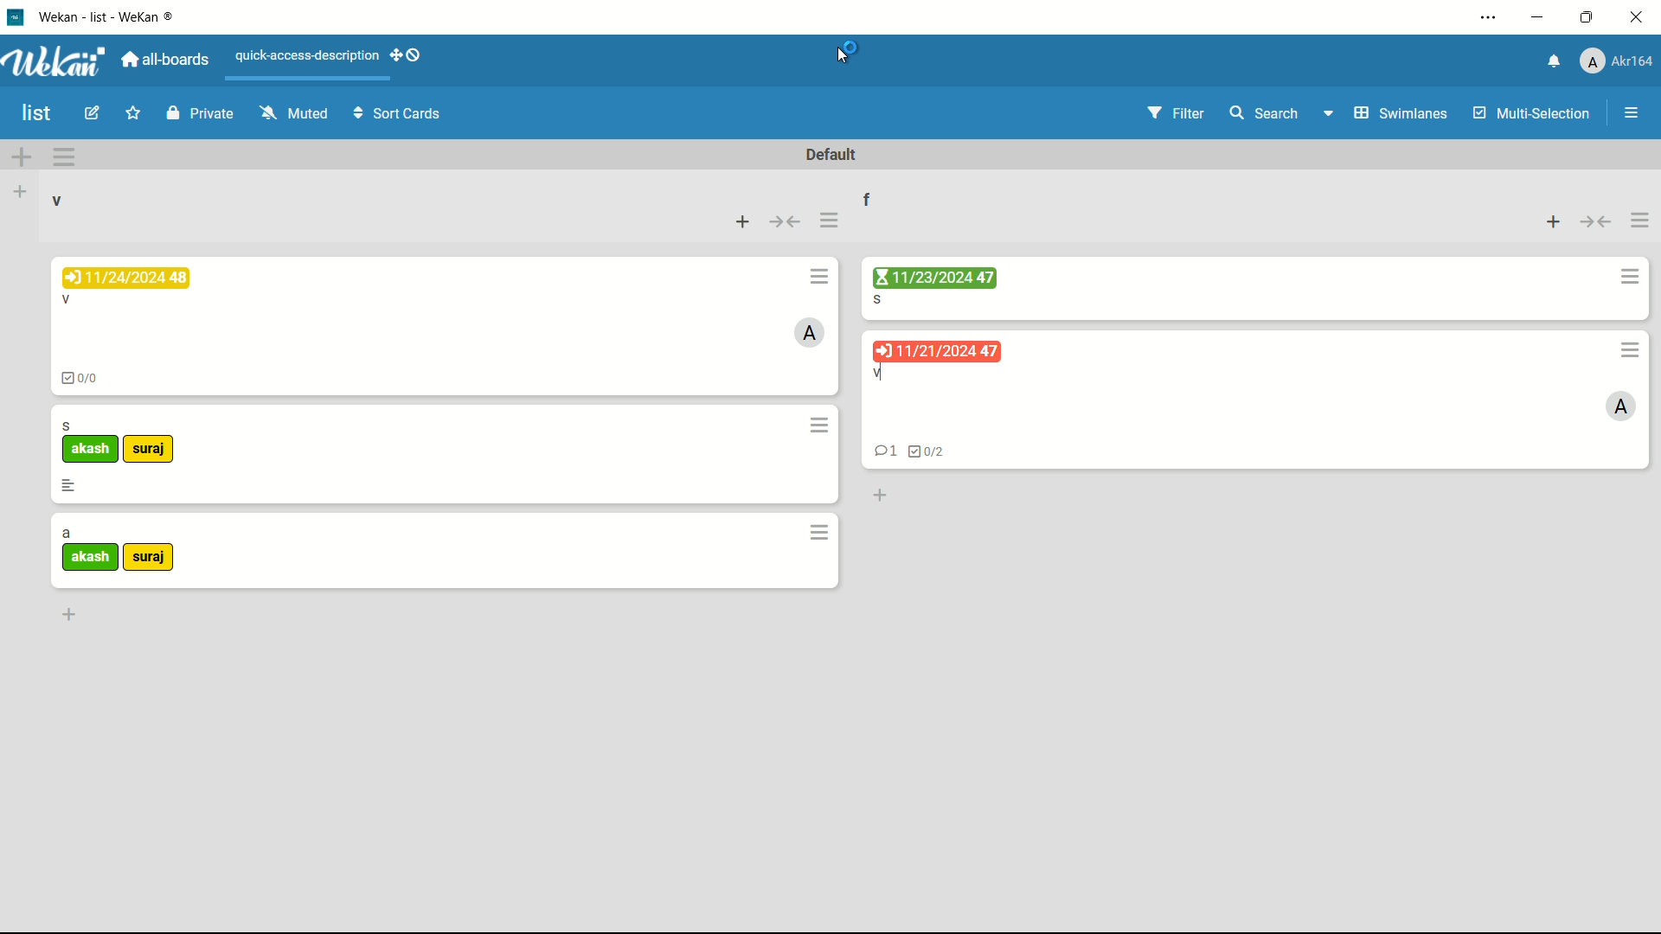 The image size is (1661, 934). Describe the element at coordinates (927, 450) in the screenshot. I see `checklist` at that location.